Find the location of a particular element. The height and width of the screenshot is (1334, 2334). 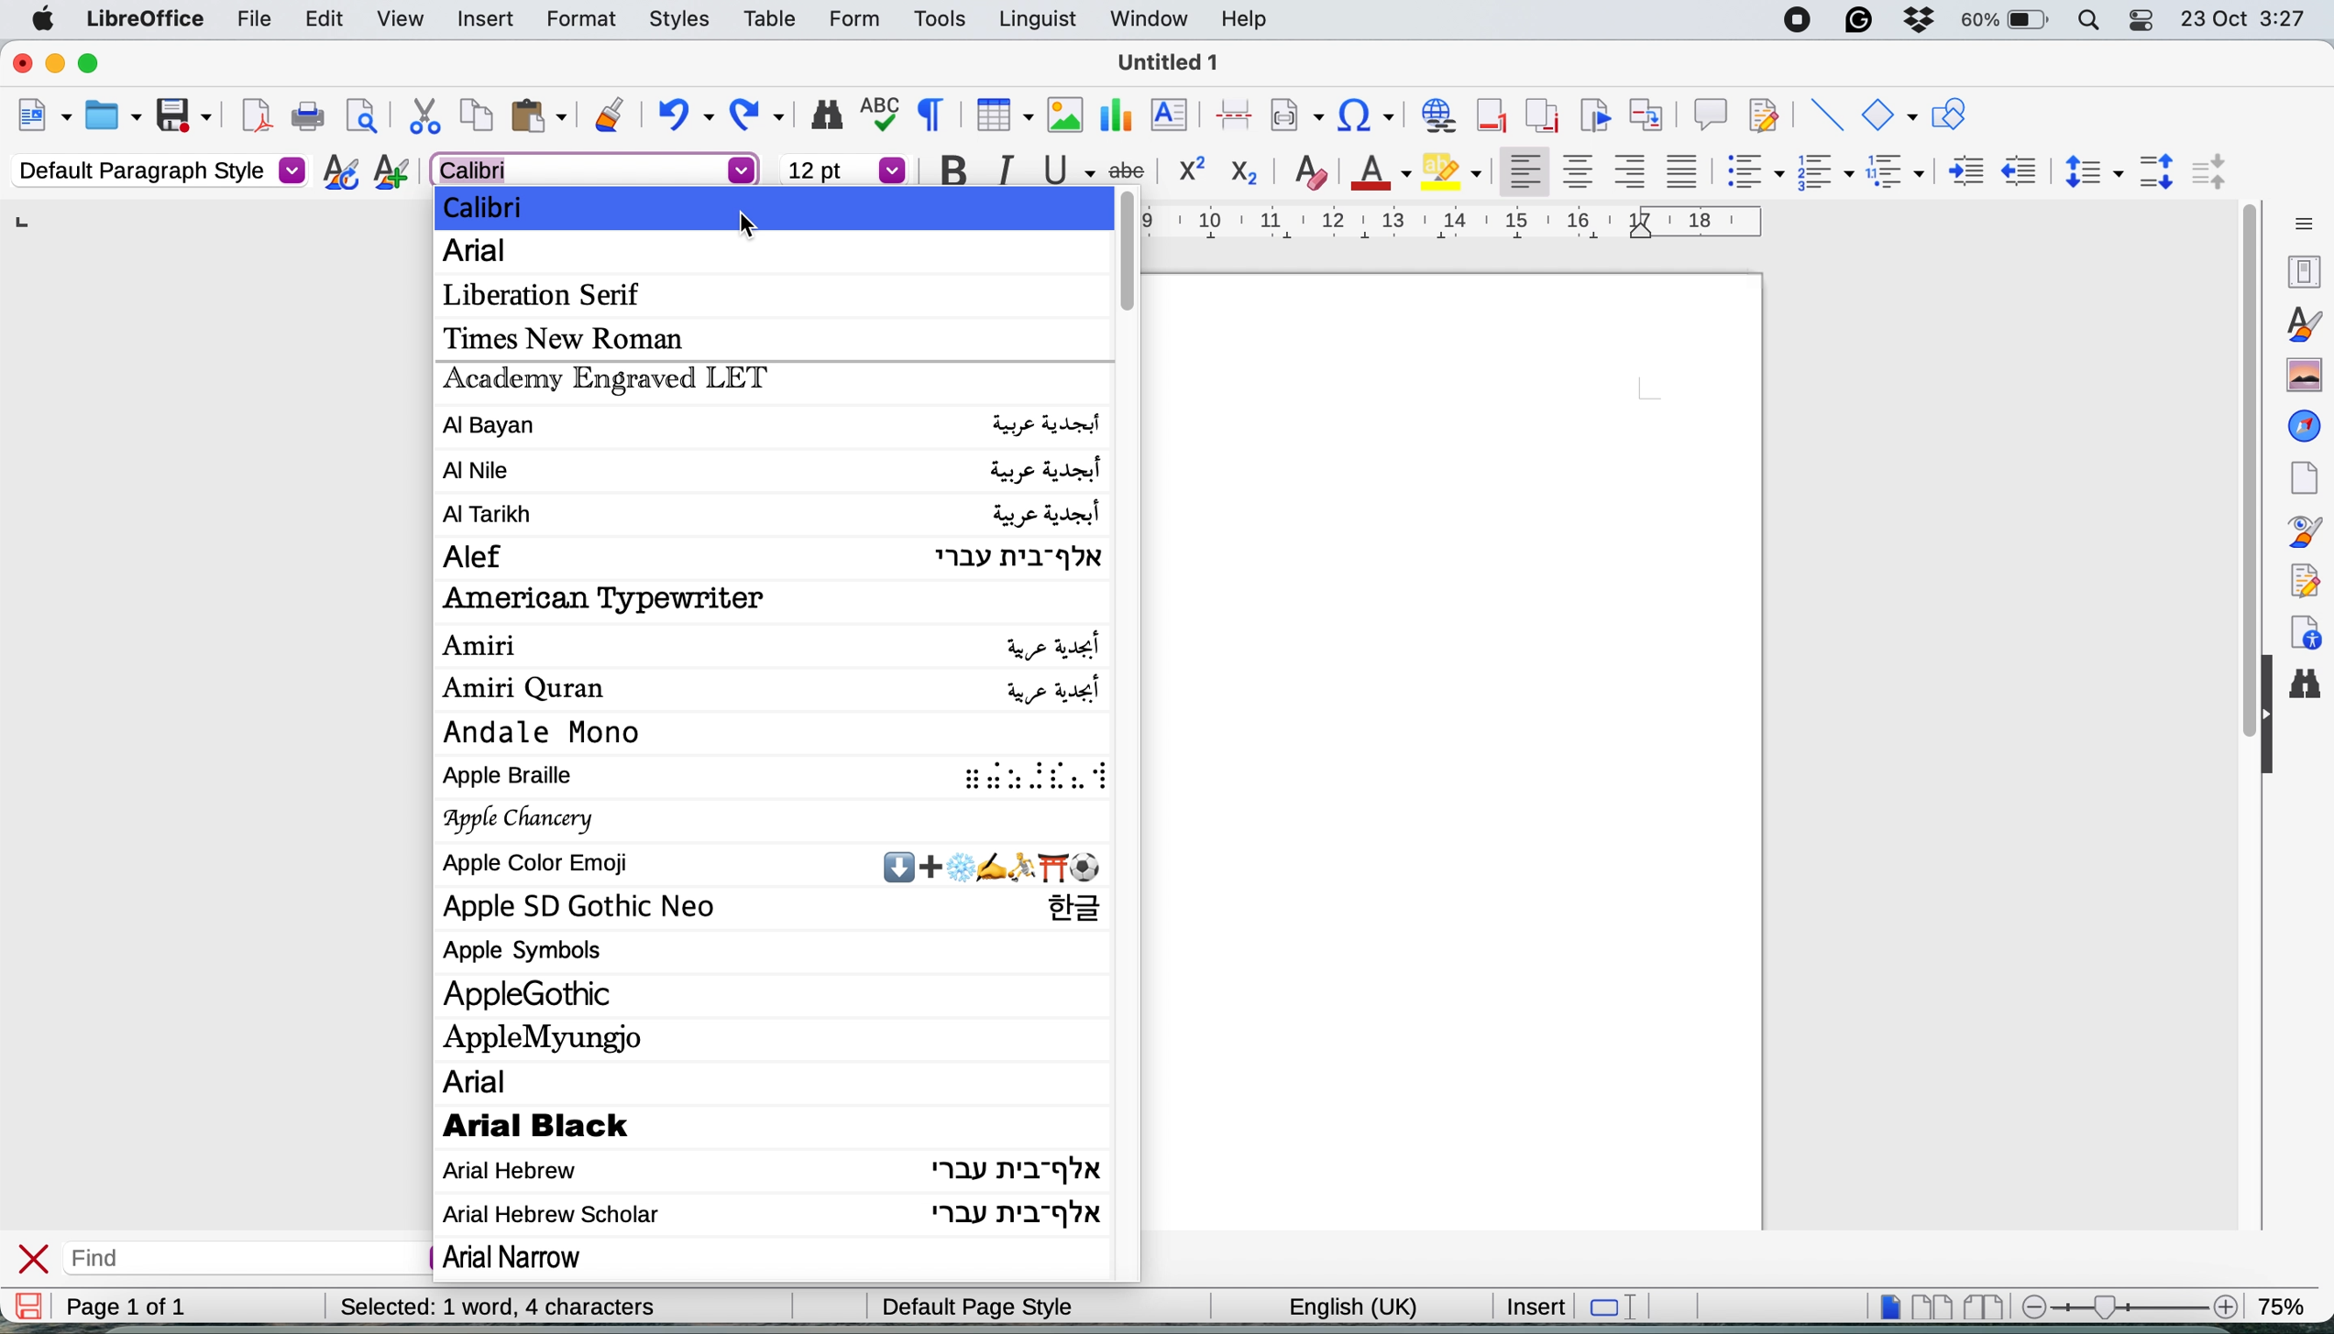

toggle unordered list is located at coordinates (1750, 176).